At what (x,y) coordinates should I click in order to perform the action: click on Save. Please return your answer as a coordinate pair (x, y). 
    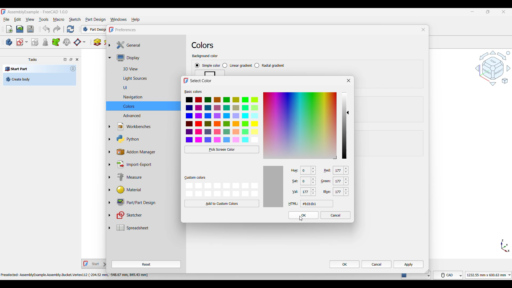
    Looking at the image, I should click on (30, 29).